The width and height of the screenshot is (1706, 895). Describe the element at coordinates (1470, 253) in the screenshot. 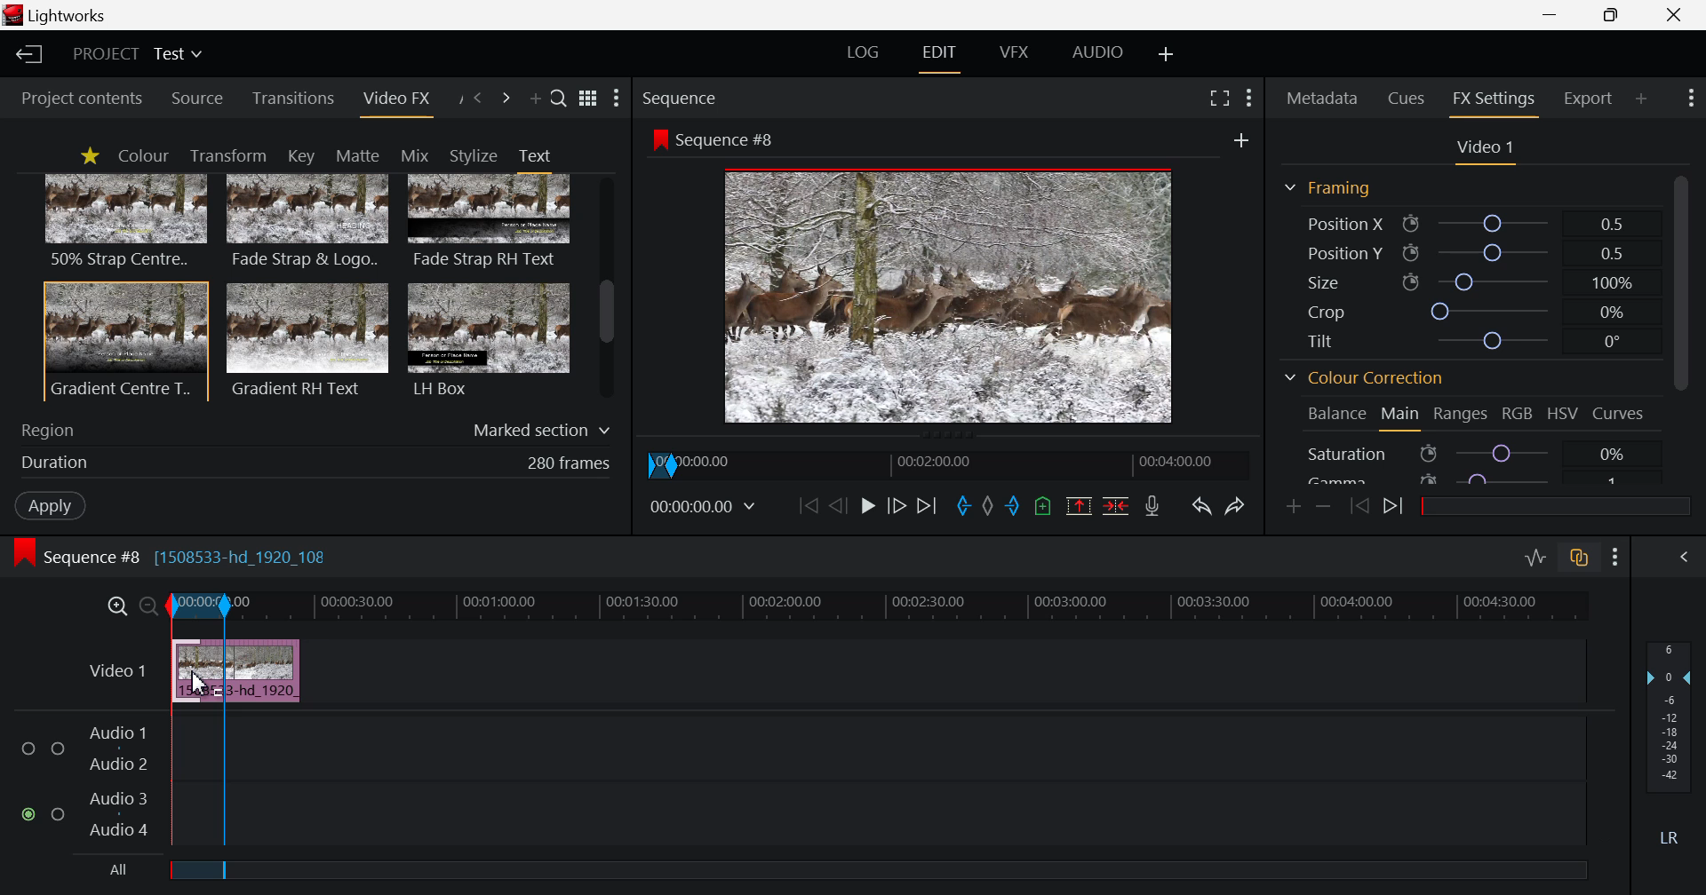

I see `Position Y` at that location.